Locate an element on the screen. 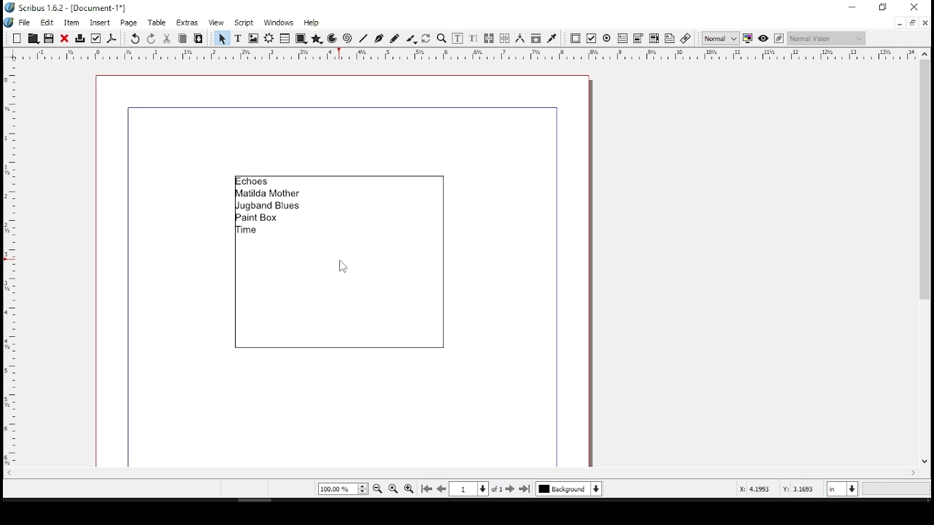 Image resolution: width=934 pixels, height=525 pixels. horizontal scale is located at coordinates (474, 53).